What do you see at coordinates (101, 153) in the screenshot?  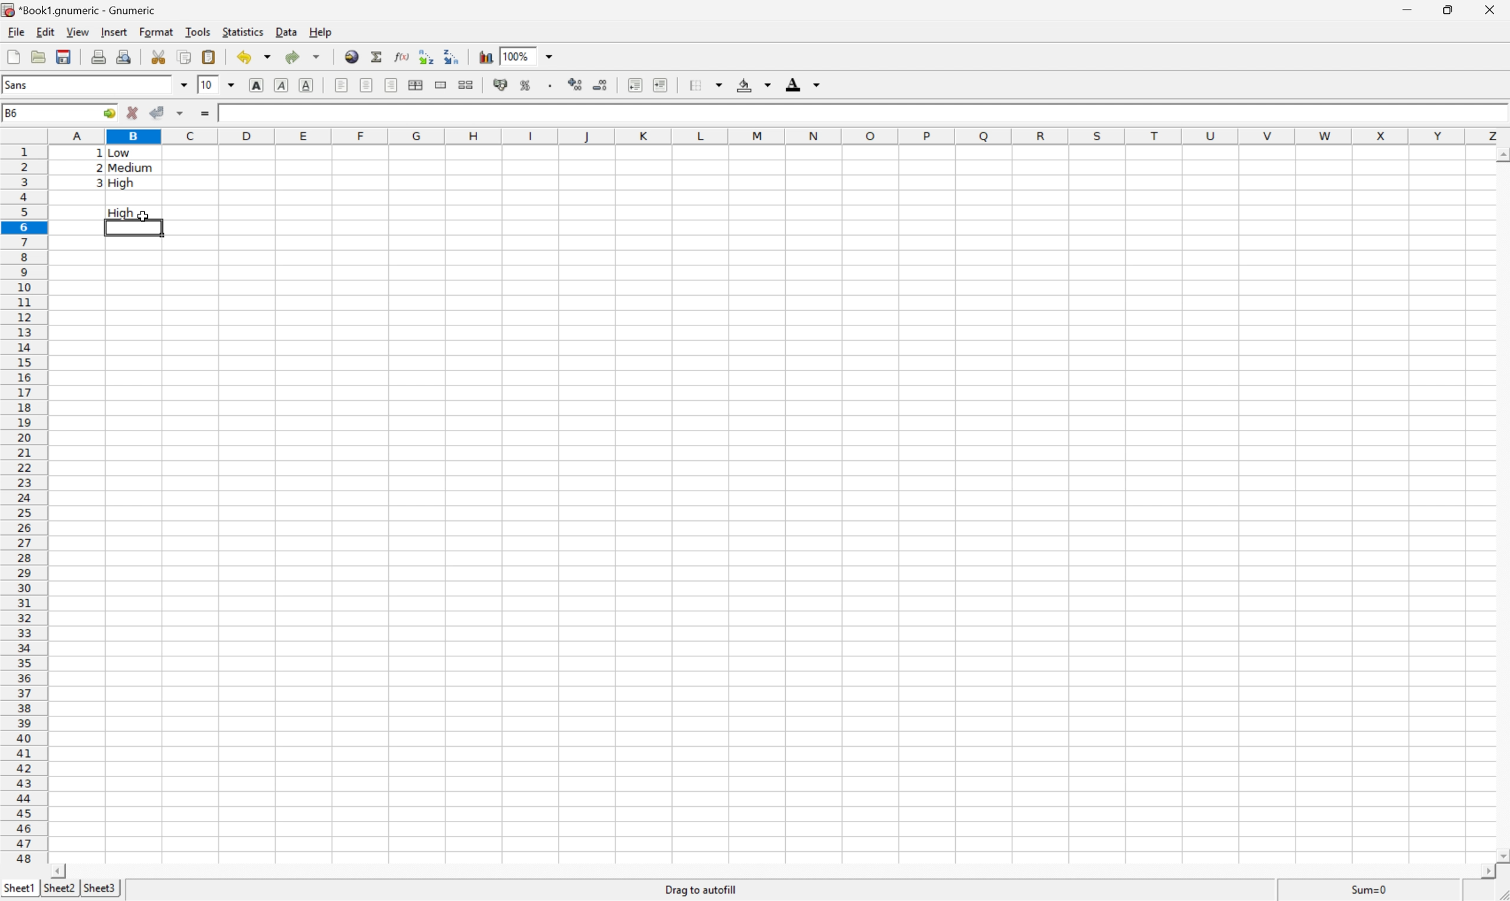 I see `1` at bounding box center [101, 153].